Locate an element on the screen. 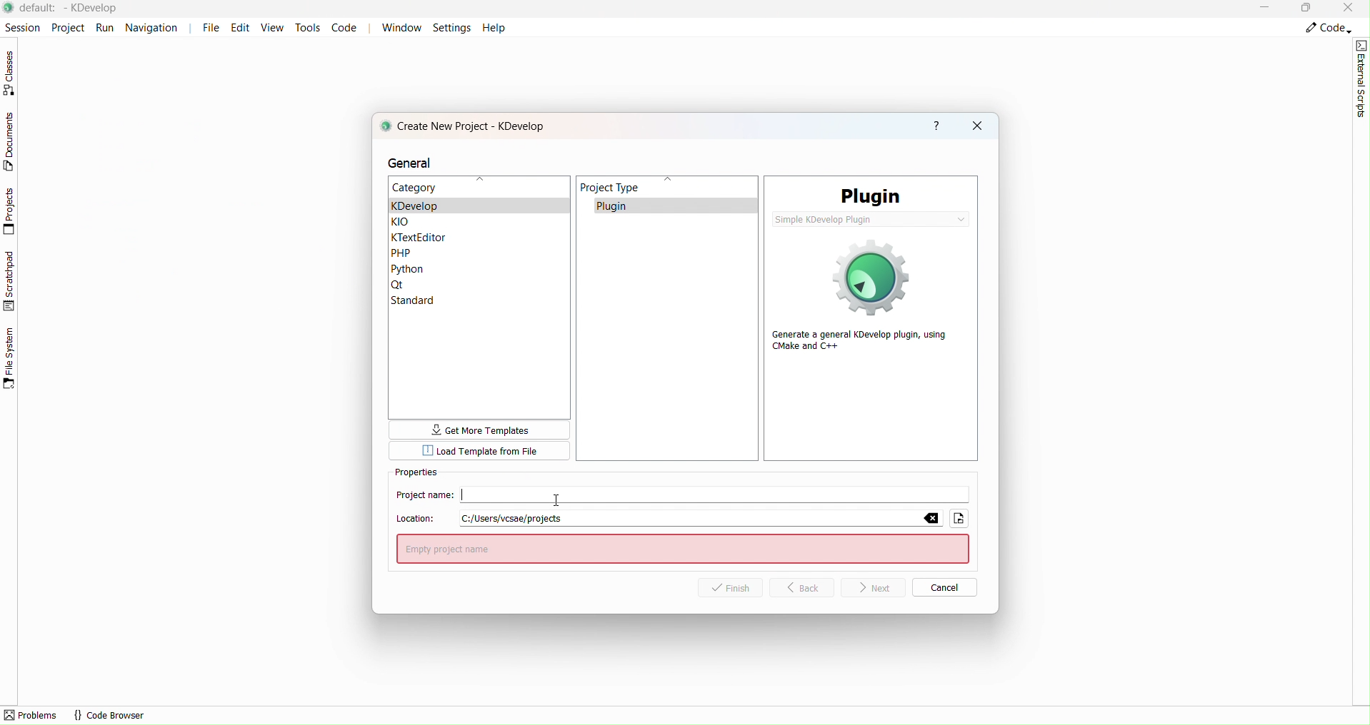 The width and height of the screenshot is (1370, 725). more templates is located at coordinates (479, 430).